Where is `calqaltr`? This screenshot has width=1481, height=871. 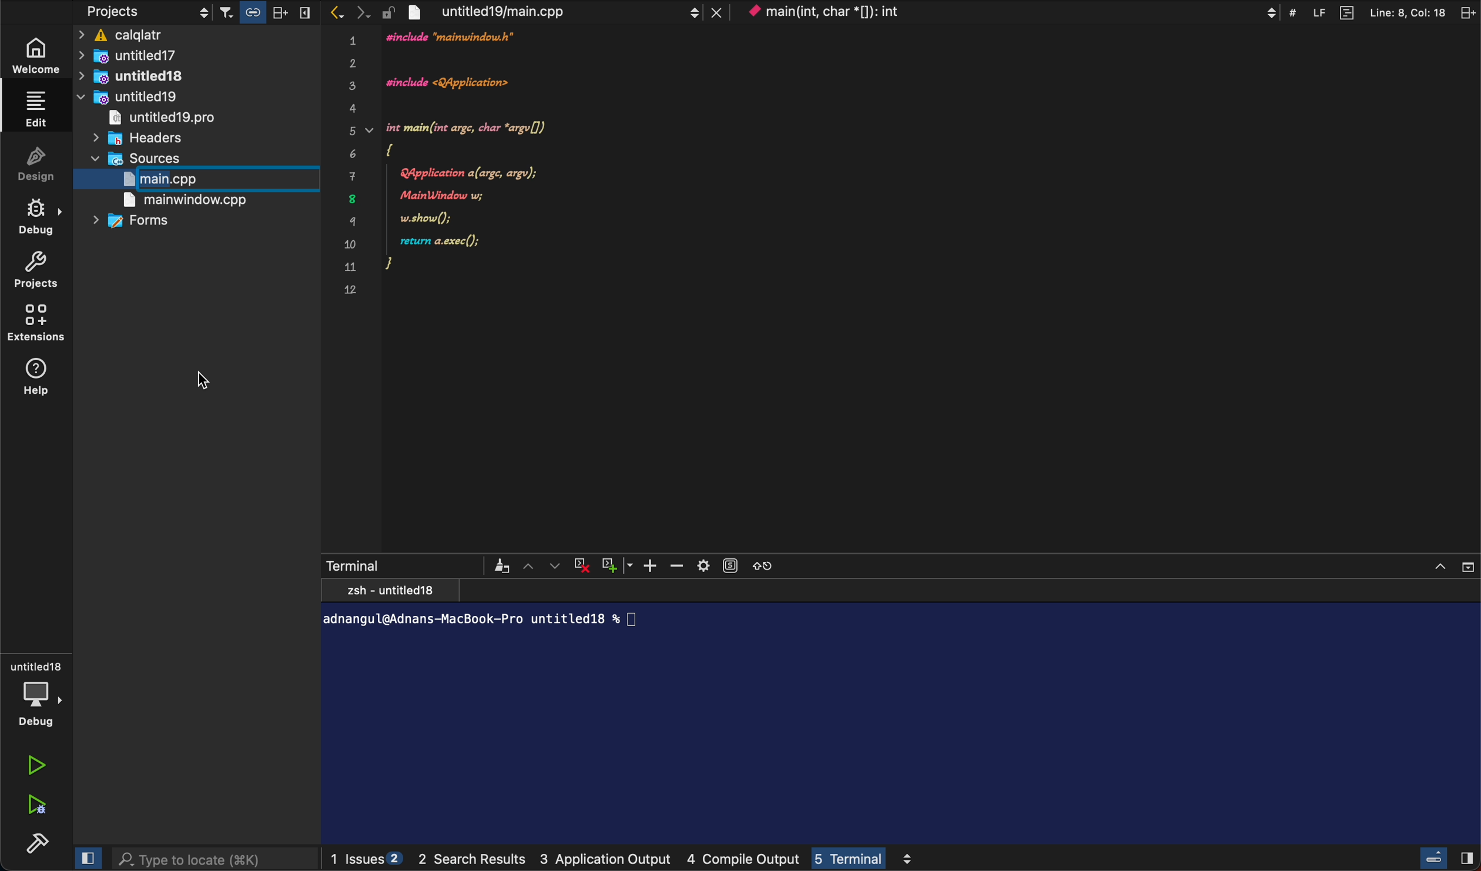
calqaltr is located at coordinates (199, 36).